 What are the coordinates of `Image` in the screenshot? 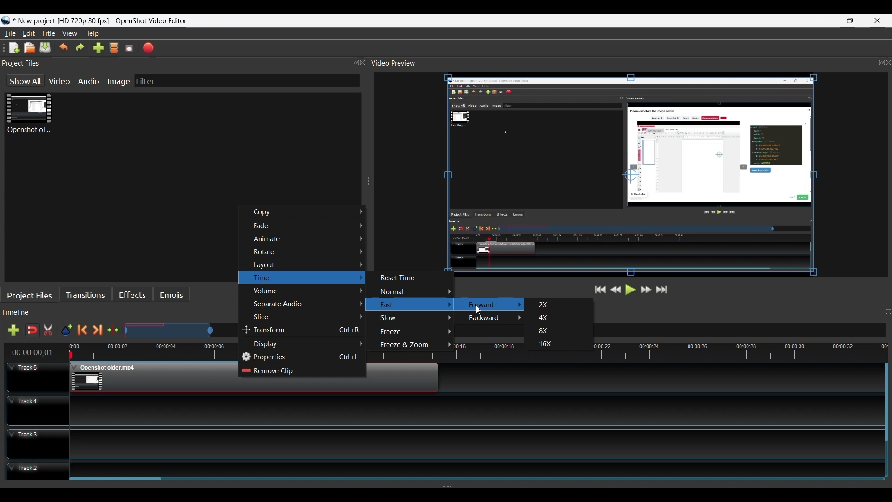 It's located at (118, 82).